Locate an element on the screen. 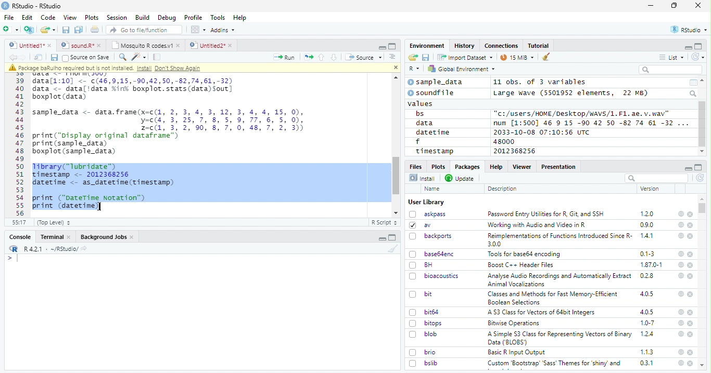  help is located at coordinates (680, 235).